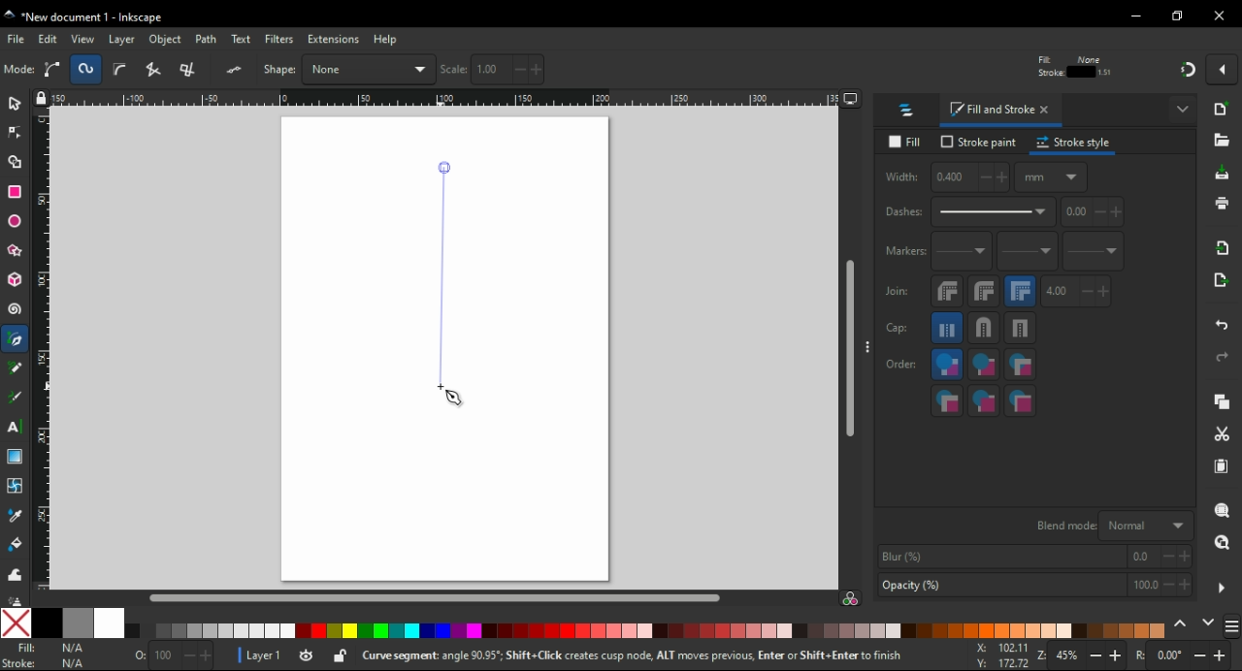 This screenshot has height=671, width=1242. I want to click on save, so click(1223, 174).